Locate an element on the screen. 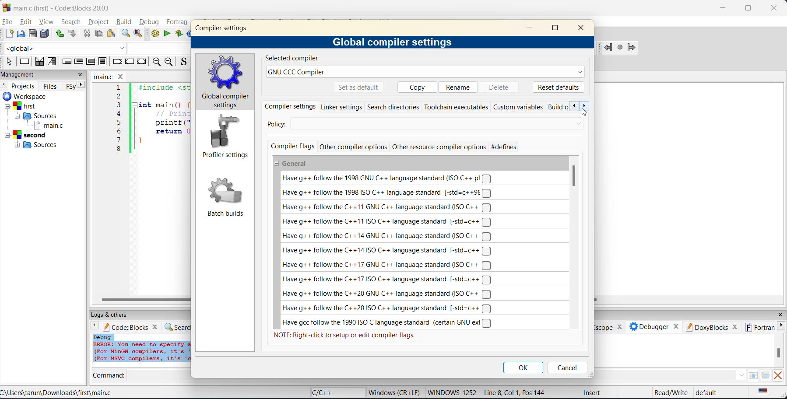 The width and height of the screenshot is (787, 399). file is located at coordinates (8, 22).